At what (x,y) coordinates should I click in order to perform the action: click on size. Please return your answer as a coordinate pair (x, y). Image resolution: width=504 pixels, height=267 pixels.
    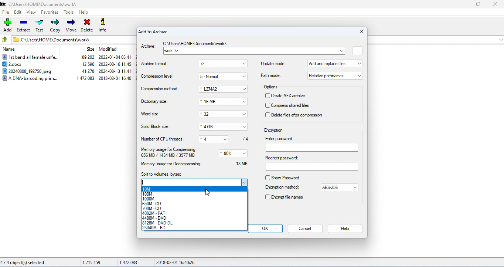
    Looking at the image, I should click on (90, 49).